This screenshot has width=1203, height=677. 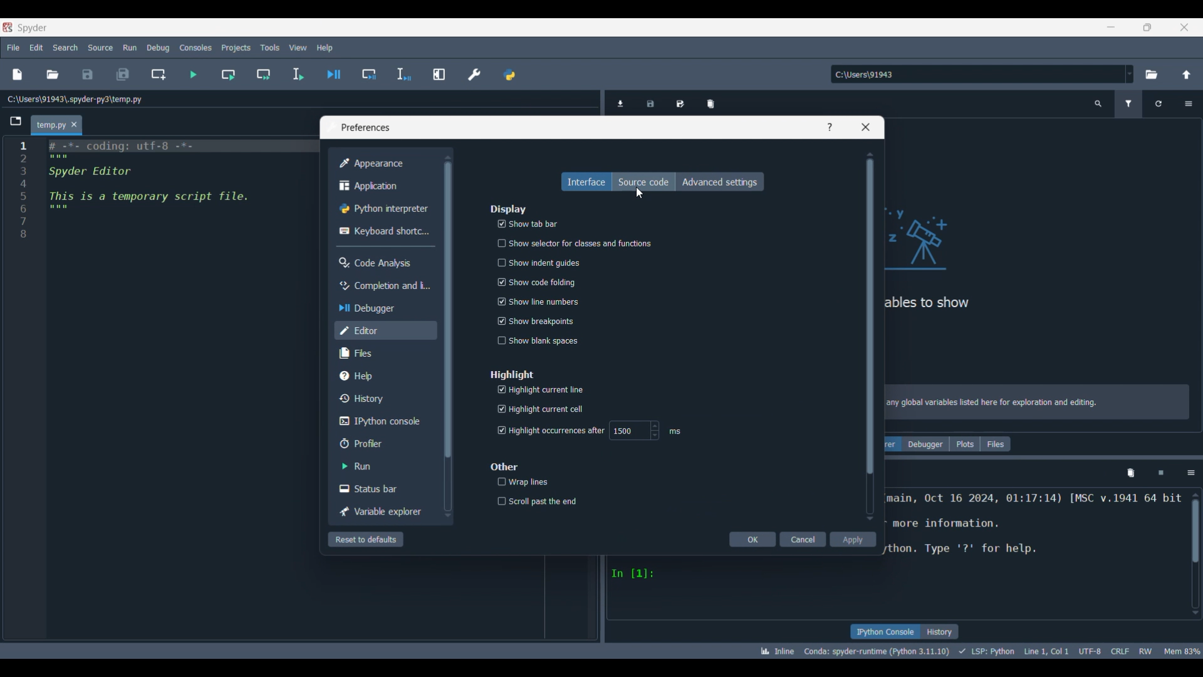 I want to click on Refresh variables, so click(x=1158, y=104).